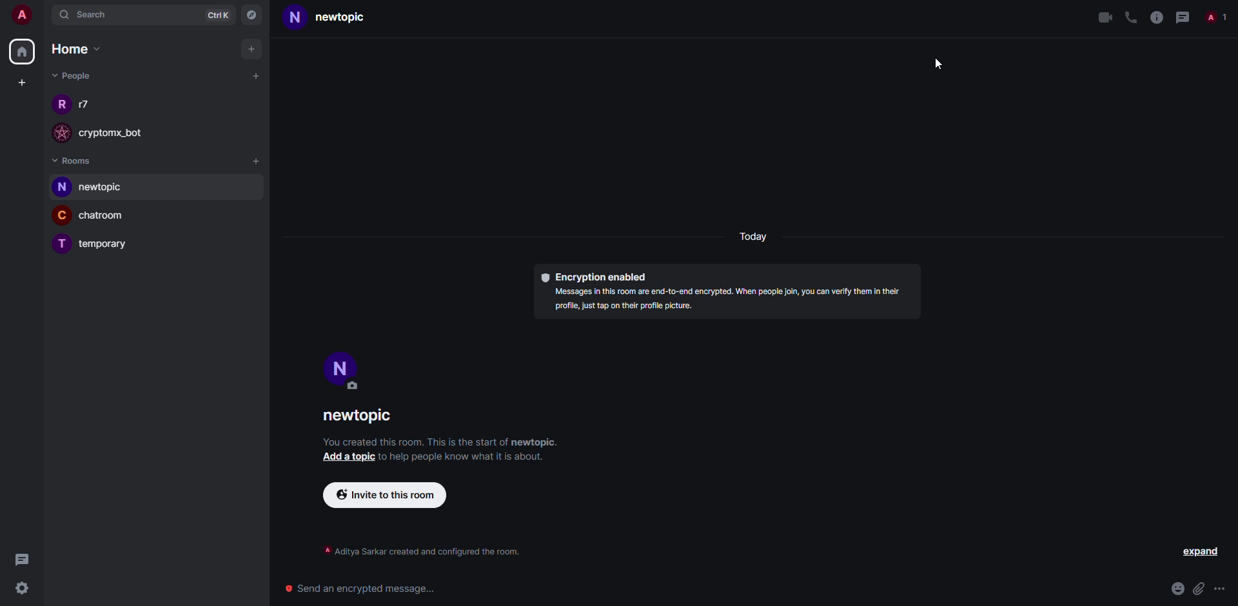  Describe the element at coordinates (108, 245) in the screenshot. I see `room` at that location.